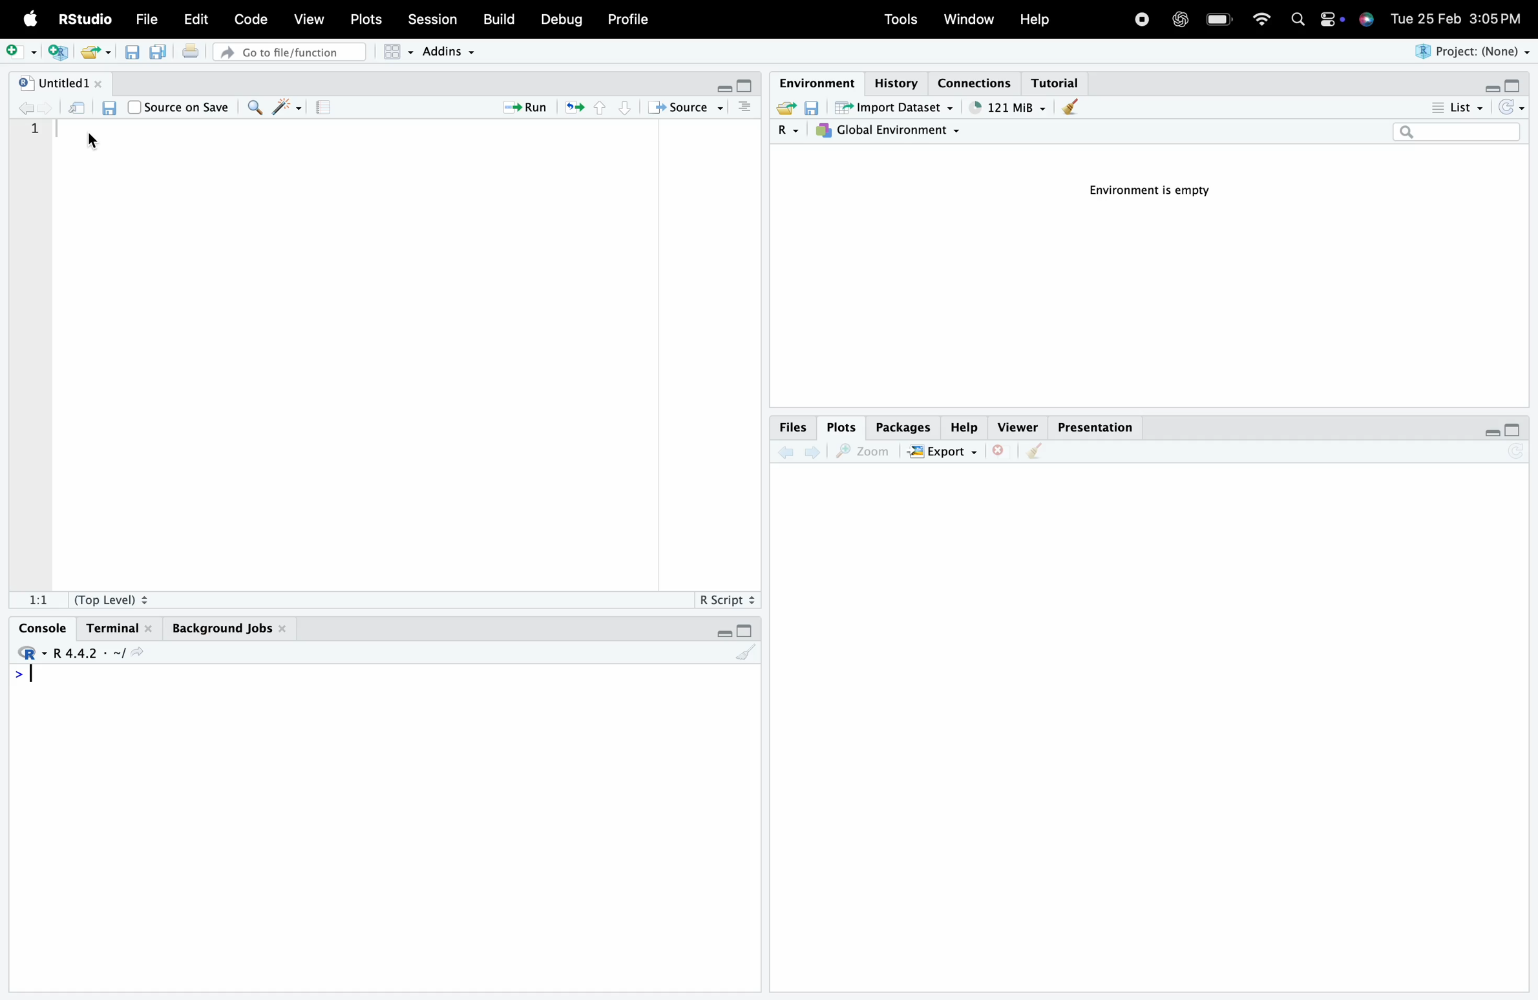 The image size is (1538, 1000). I want to click on Window, so click(971, 21).